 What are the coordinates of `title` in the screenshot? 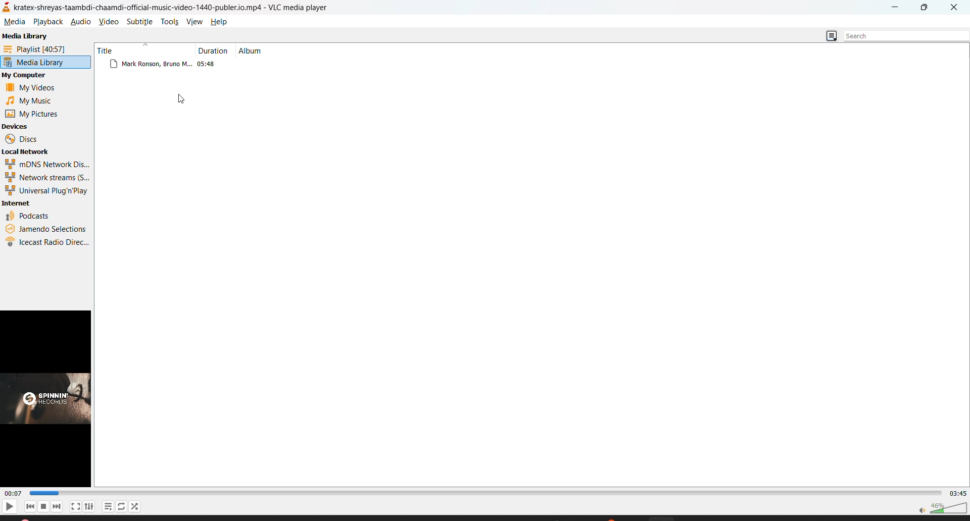 It's located at (109, 48).